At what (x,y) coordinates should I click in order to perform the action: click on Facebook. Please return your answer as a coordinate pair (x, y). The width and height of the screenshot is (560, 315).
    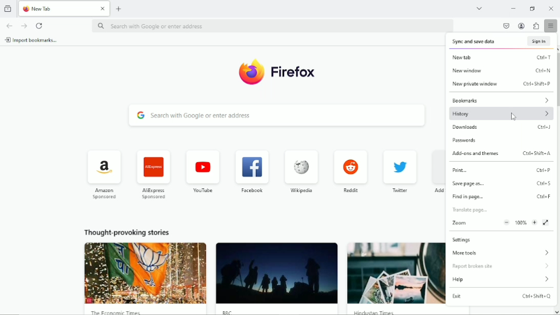
    Looking at the image, I should click on (252, 170).